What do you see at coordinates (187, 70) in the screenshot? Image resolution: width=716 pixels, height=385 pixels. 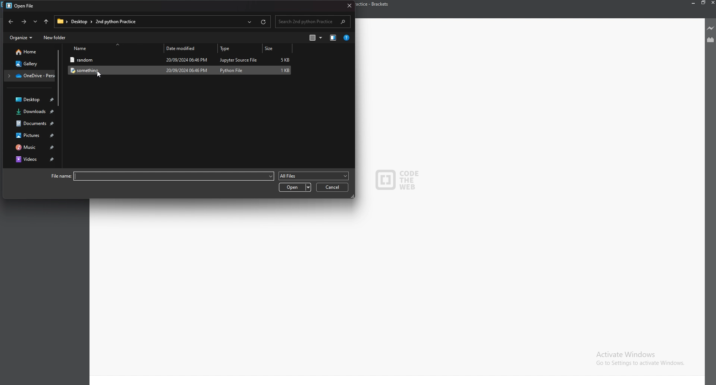 I see `20/09/2024 06:46 PM` at bounding box center [187, 70].